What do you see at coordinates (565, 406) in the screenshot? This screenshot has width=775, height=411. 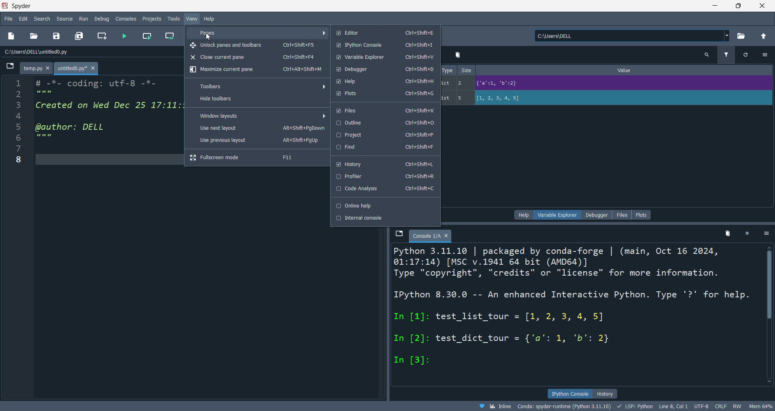 I see `interpreter` at bounding box center [565, 406].